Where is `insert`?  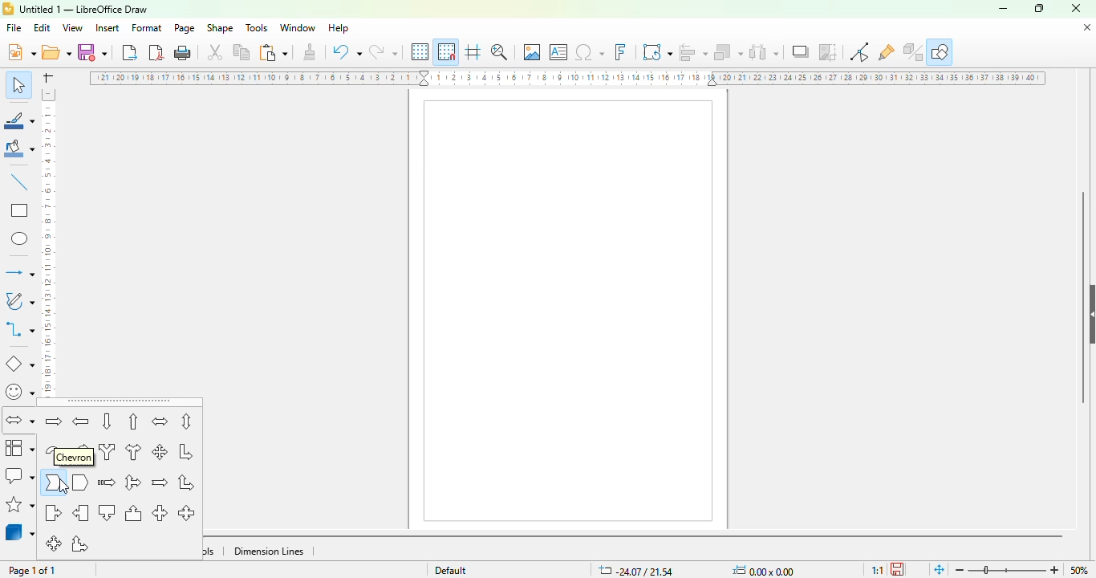
insert is located at coordinates (107, 28).